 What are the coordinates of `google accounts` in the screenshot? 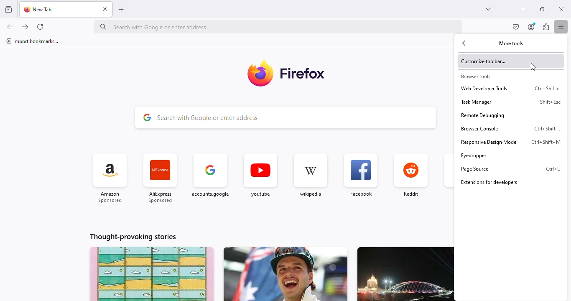 It's located at (211, 178).